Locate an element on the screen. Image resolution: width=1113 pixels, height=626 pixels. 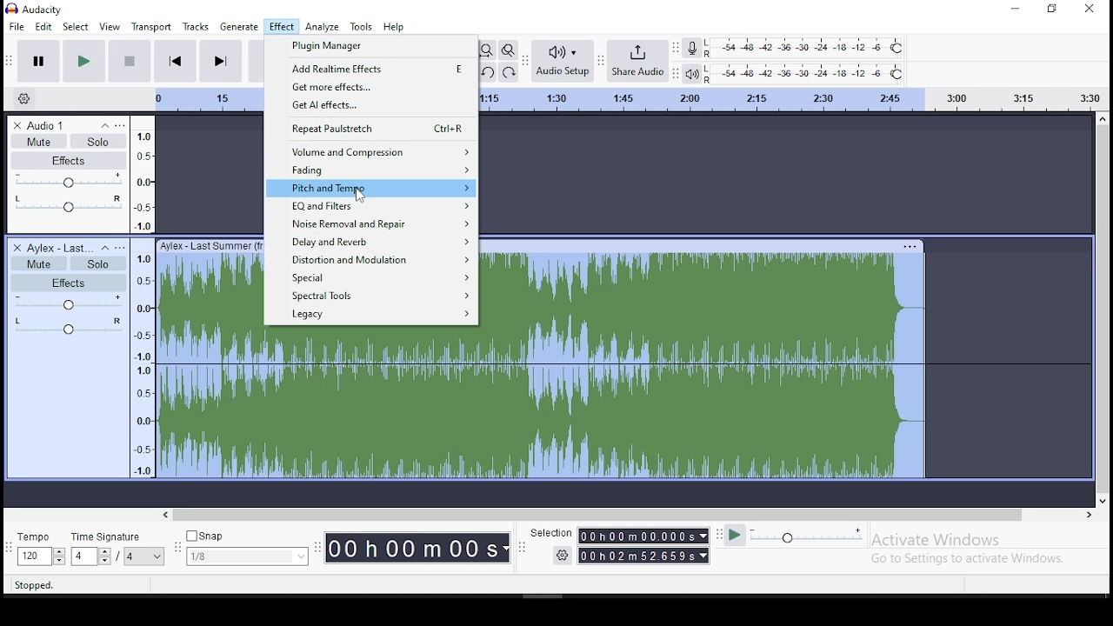
EQ and filters is located at coordinates (372, 207).